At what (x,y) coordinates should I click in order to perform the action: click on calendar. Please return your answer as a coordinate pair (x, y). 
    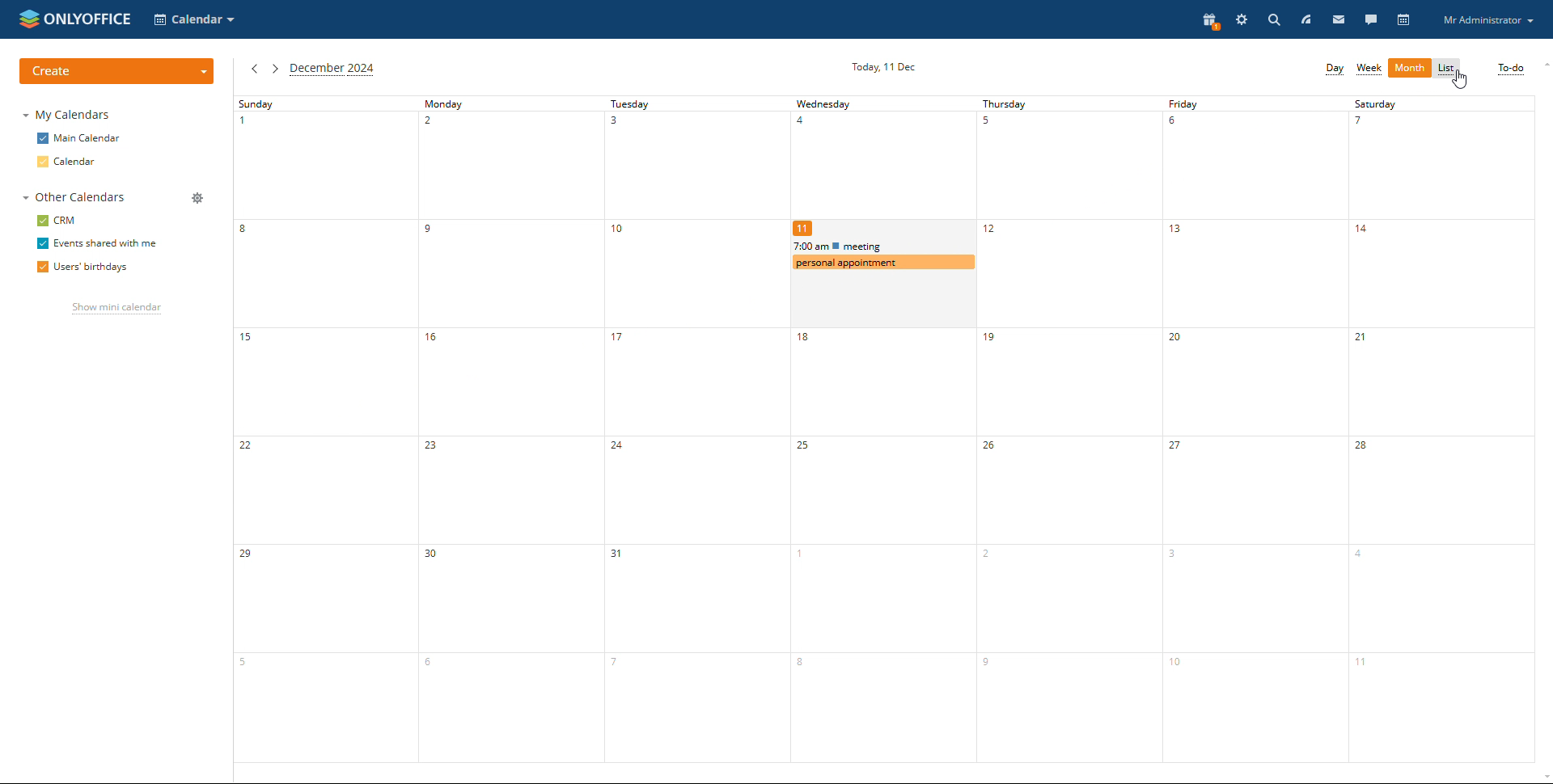
    Looking at the image, I should click on (69, 162).